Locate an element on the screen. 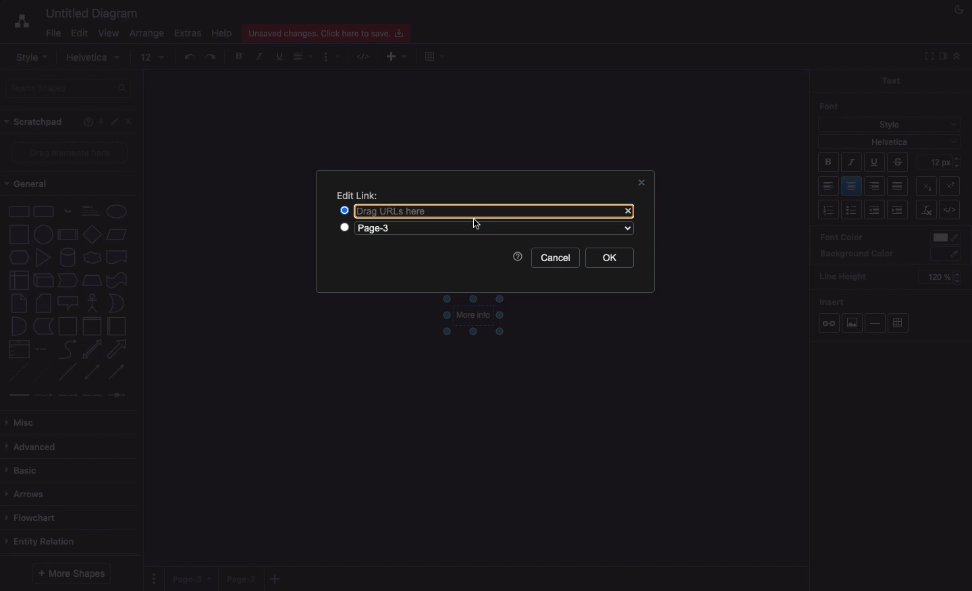 This screenshot has height=591, width=972. arrow is located at coordinates (117, 349).